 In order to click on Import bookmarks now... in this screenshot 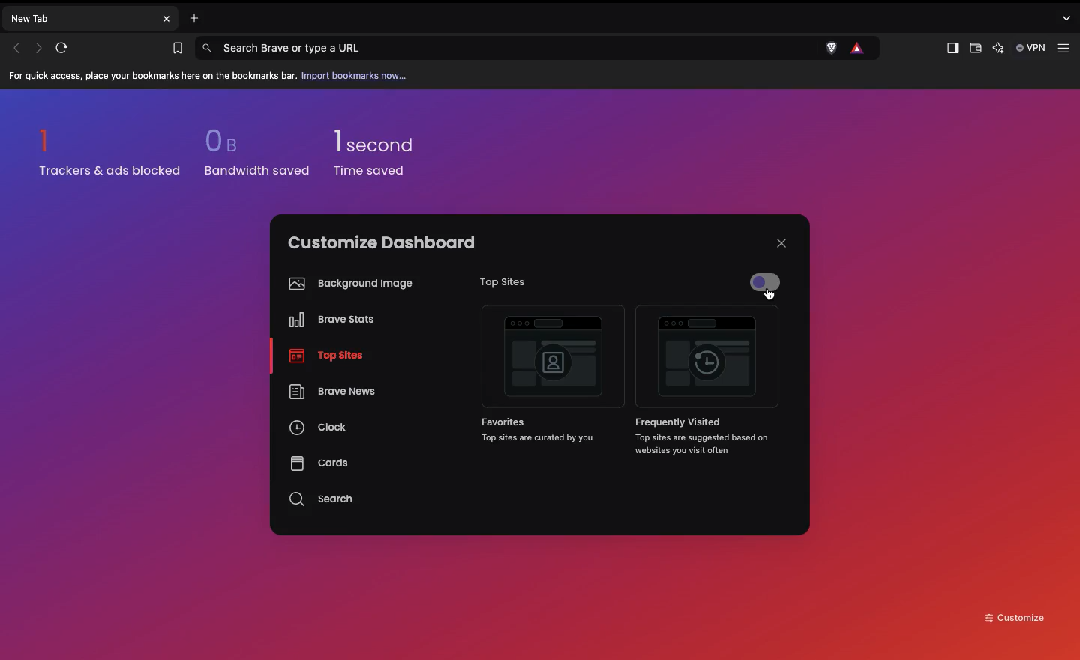, I will do `click(357, 75)`.